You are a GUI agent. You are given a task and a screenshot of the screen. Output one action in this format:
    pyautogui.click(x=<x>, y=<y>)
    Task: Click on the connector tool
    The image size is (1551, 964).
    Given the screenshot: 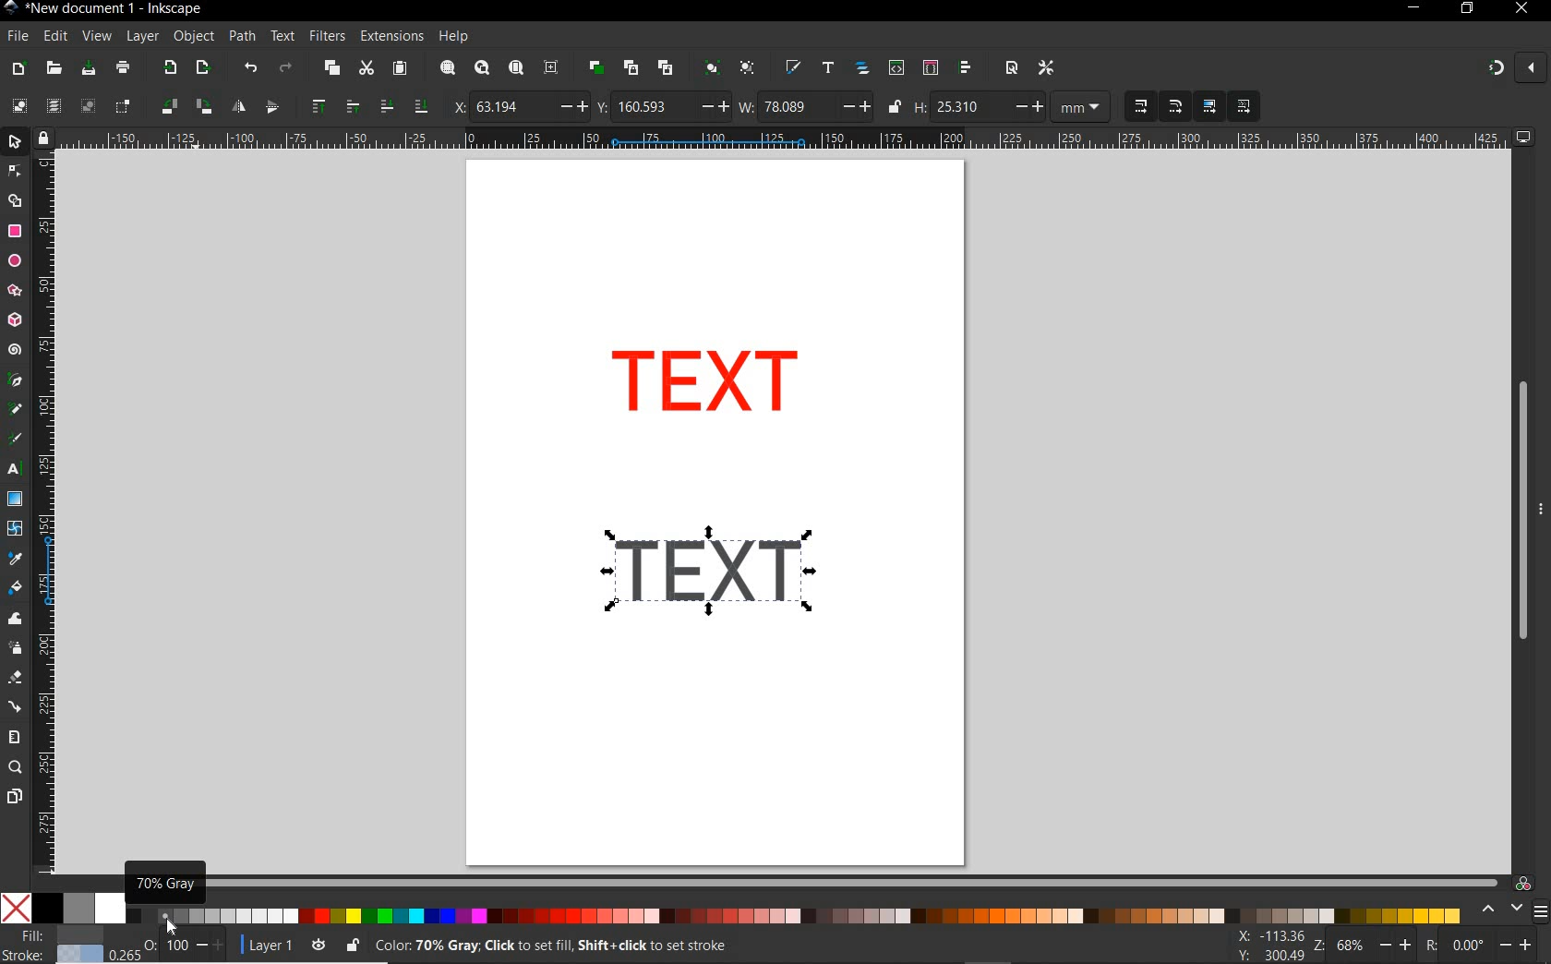 What is the action you would take?
    pyautogui.click(x=15, y=706)
    